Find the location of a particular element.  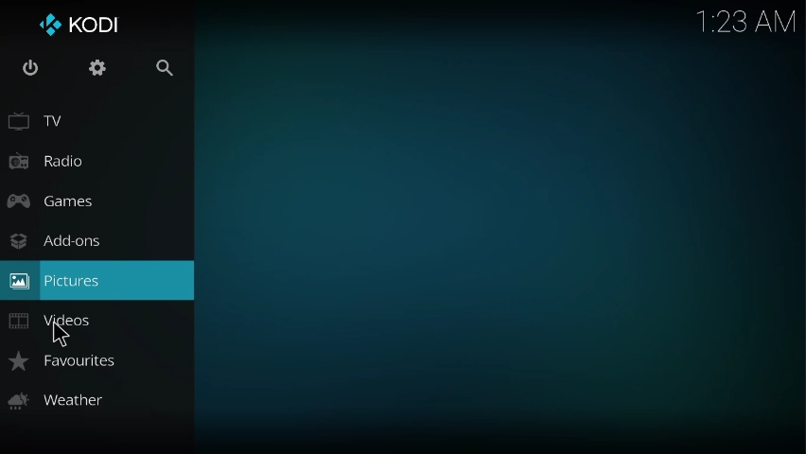

add-ons is located at coordinates (54, 241).